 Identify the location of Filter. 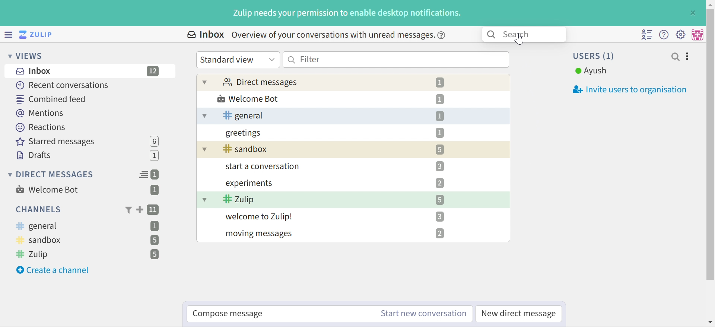
(396, 60).